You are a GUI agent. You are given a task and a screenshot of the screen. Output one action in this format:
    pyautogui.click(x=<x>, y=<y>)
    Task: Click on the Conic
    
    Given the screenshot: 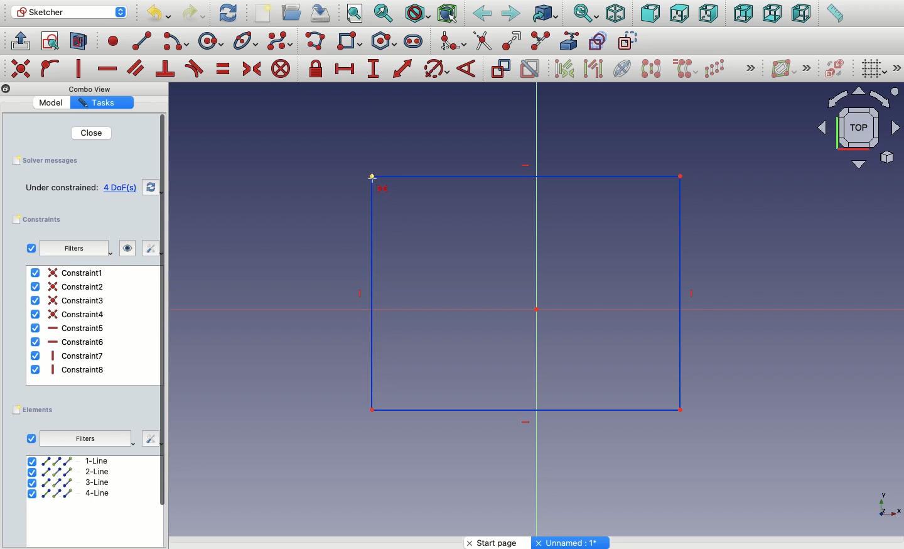 What is the action you would take?
    pyautogui.click(x=247, y=41)
    